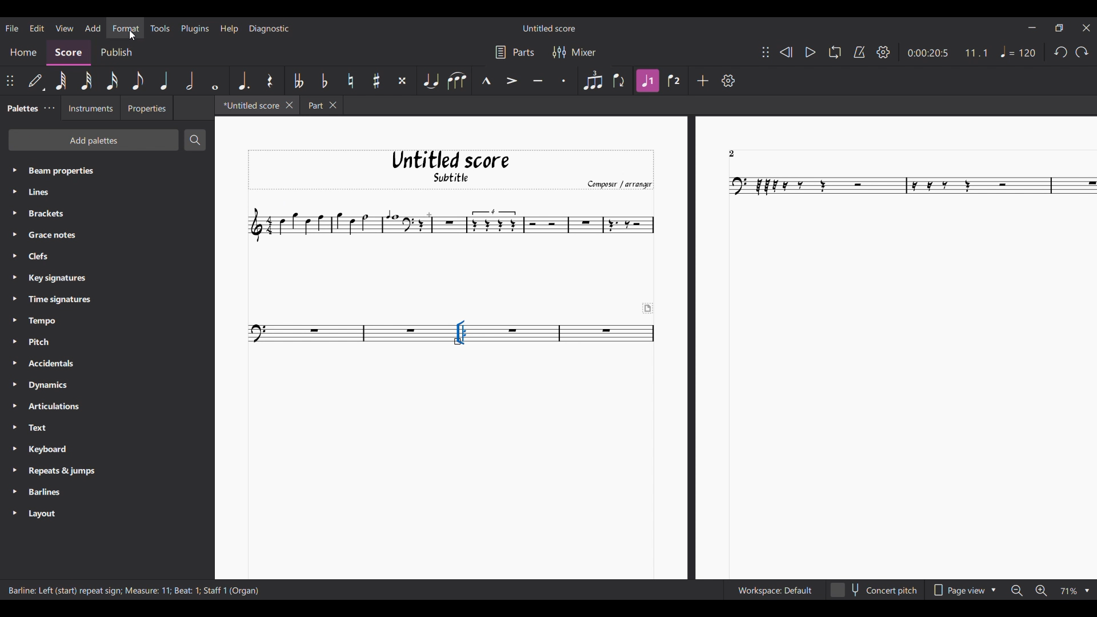 The width and height of the screenshot is (1097, 617). Describe the element at coordinates (1032, 27) in the screenshot. I see `Minimize` at that location.